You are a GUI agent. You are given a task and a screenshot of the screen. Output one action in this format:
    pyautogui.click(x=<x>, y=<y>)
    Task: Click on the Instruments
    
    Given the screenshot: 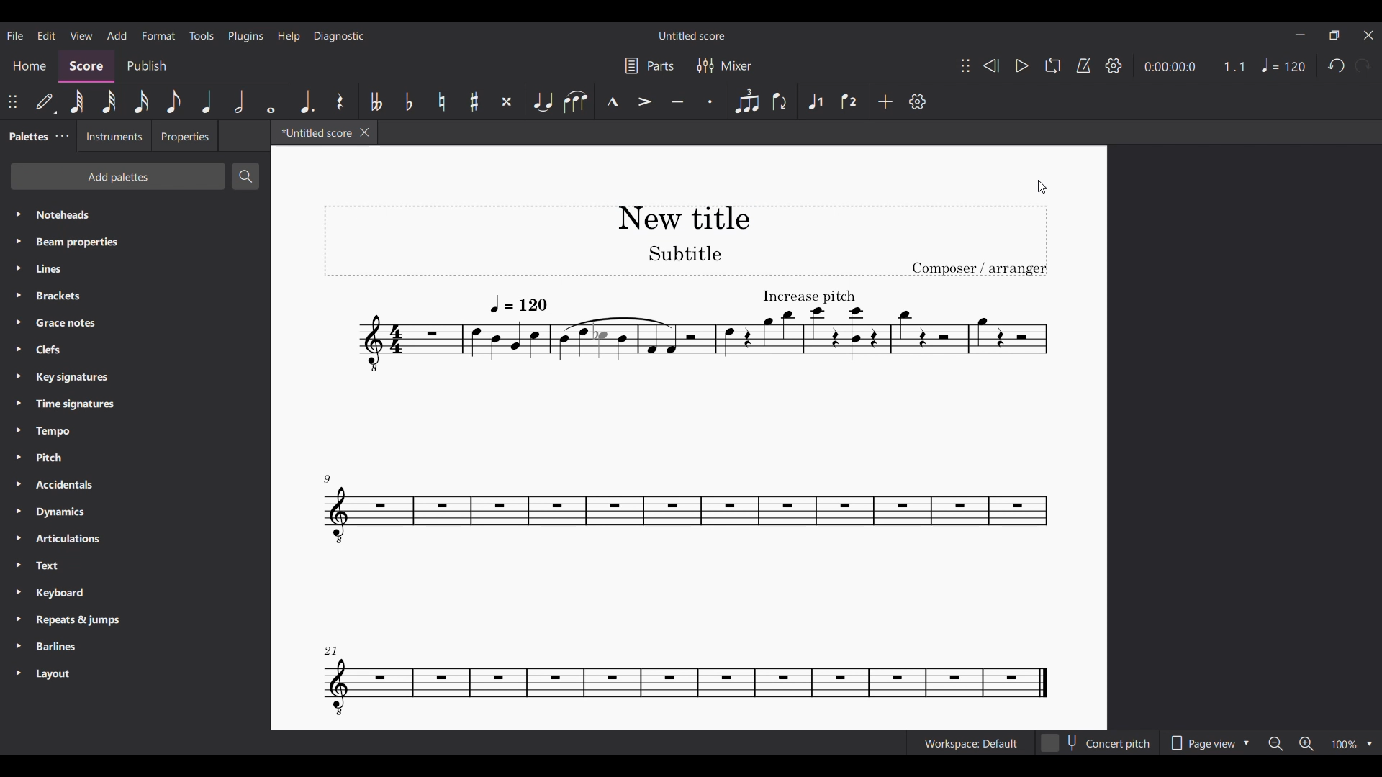 What is the action you would take?
    pyautogui.click(x=113, y=136)
    